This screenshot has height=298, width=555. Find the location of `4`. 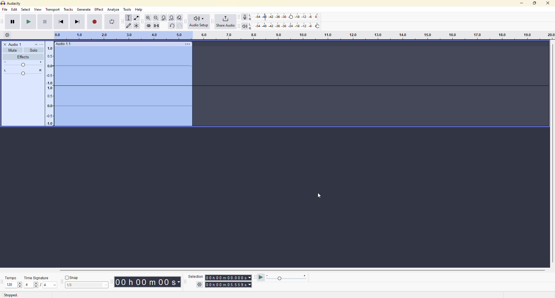

4 is located at coordinates (45, 286).